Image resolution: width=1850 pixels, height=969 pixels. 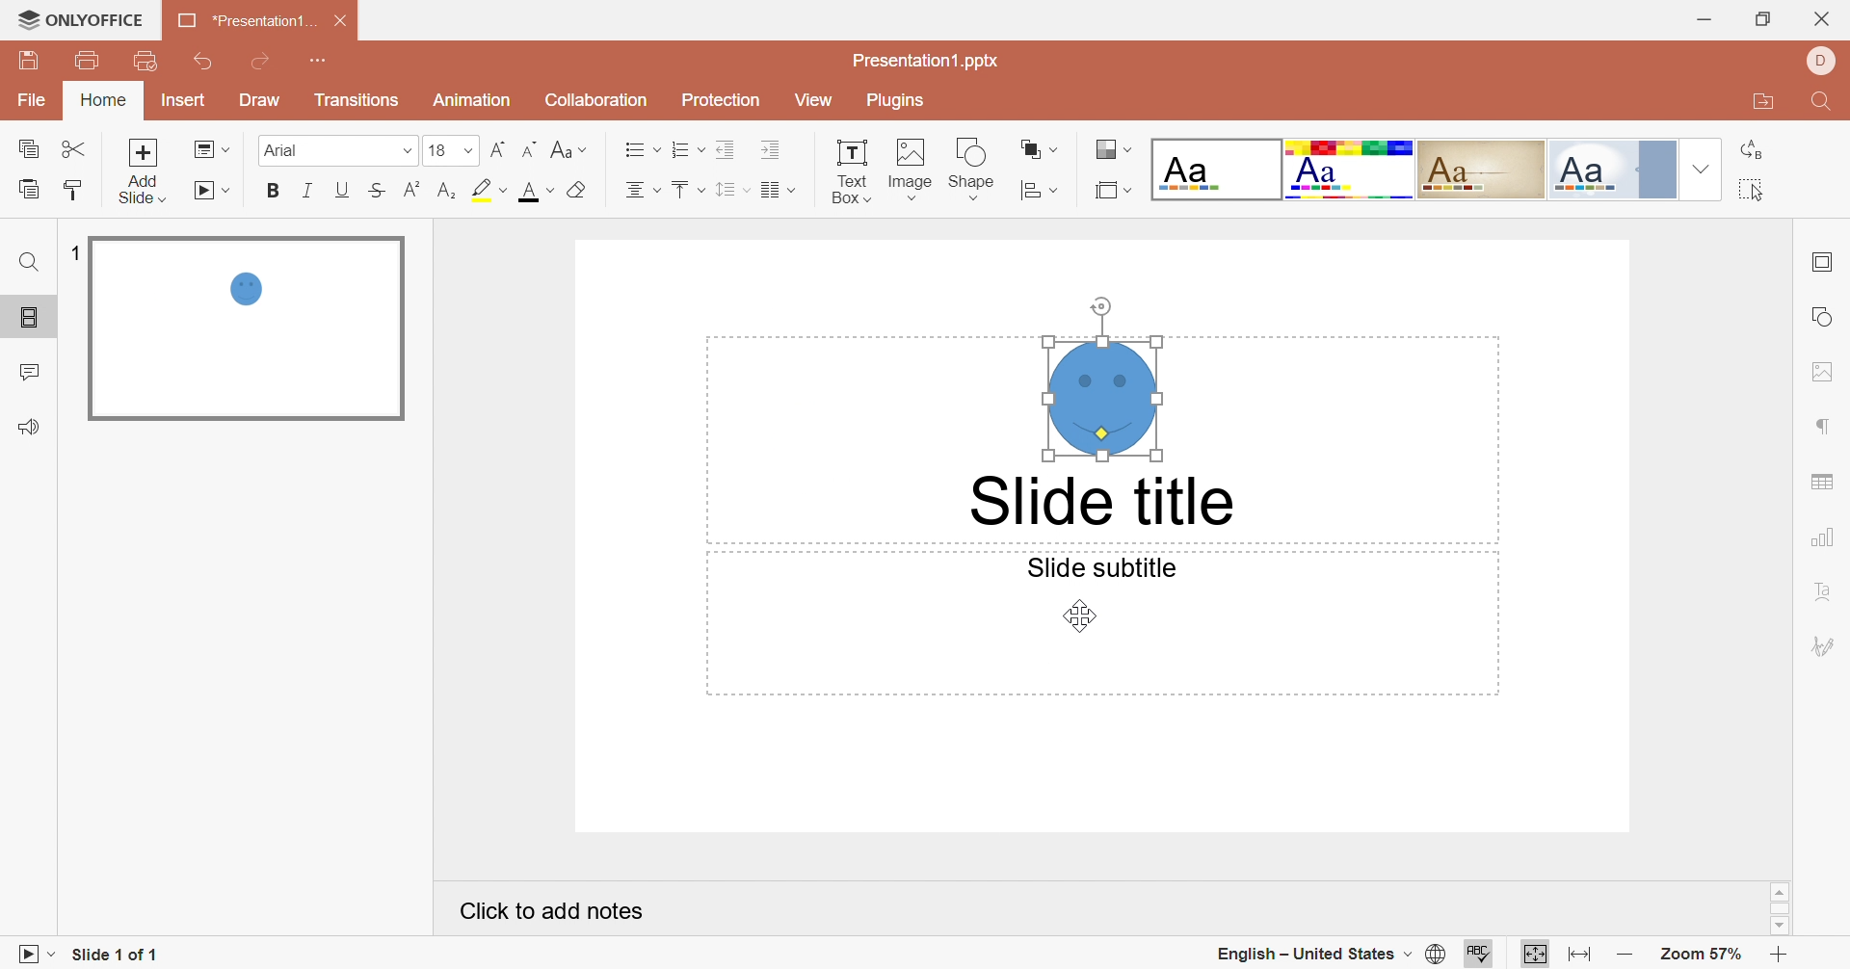 I want to click on Increase Indent, so click(x=772, y=151).